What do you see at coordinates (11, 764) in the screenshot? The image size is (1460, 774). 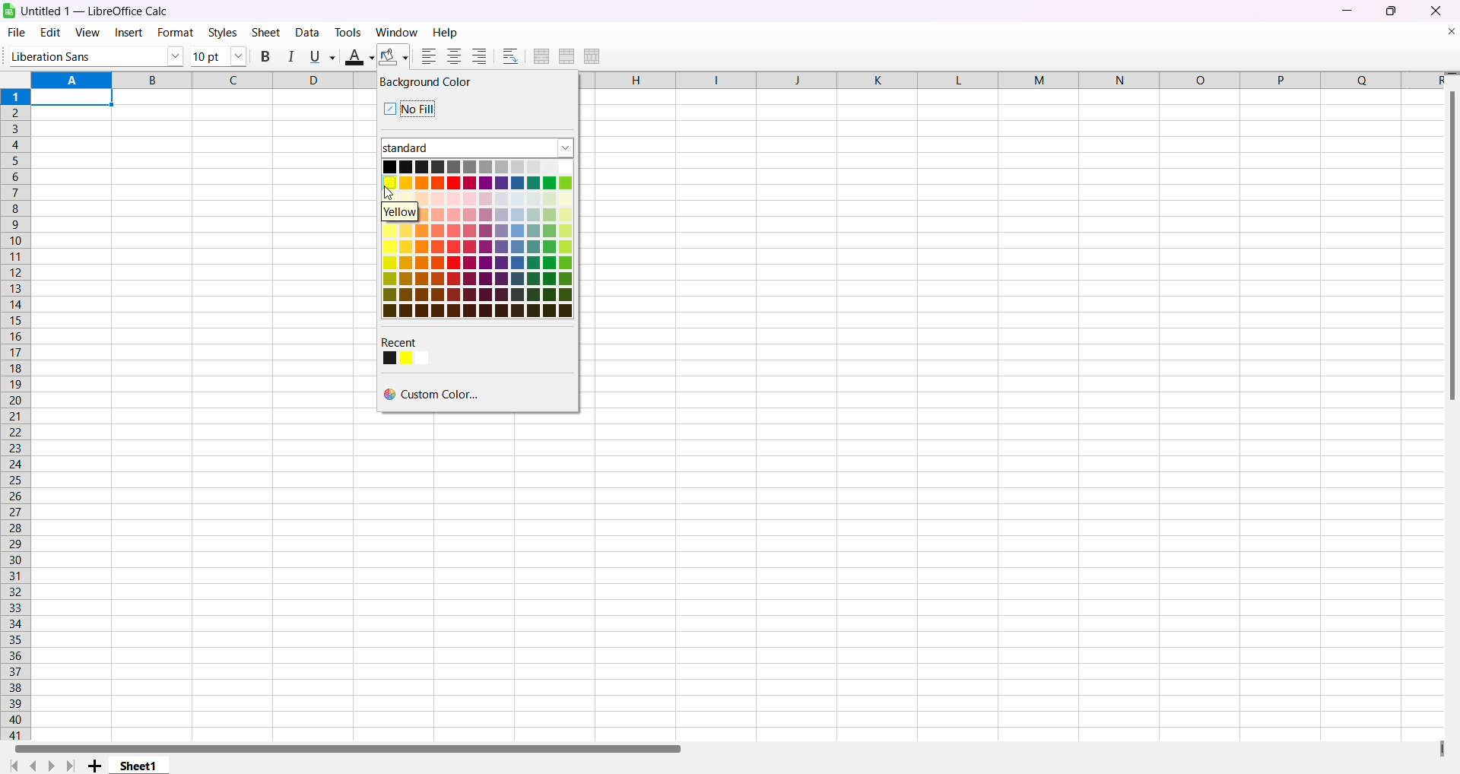 I see `first` at bounding box center [11, 764].